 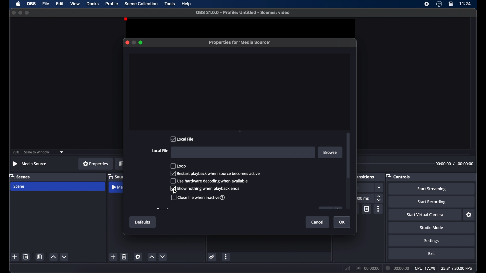 I want to click on exit, so click(x=432, y=254).